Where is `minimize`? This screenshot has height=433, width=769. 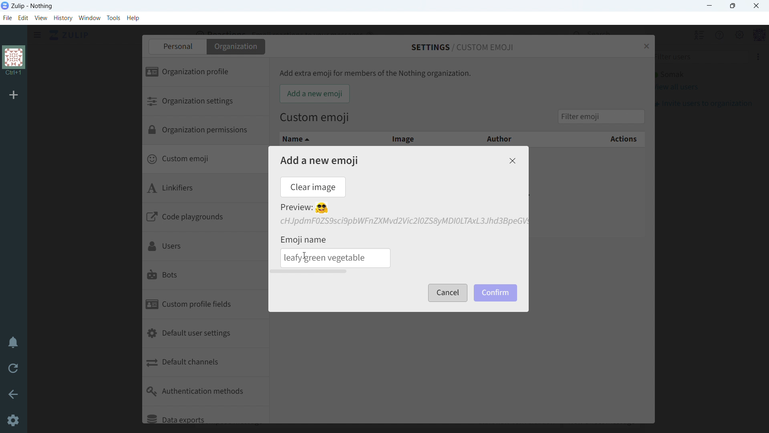 minimize is located at coordinates (710, 6).